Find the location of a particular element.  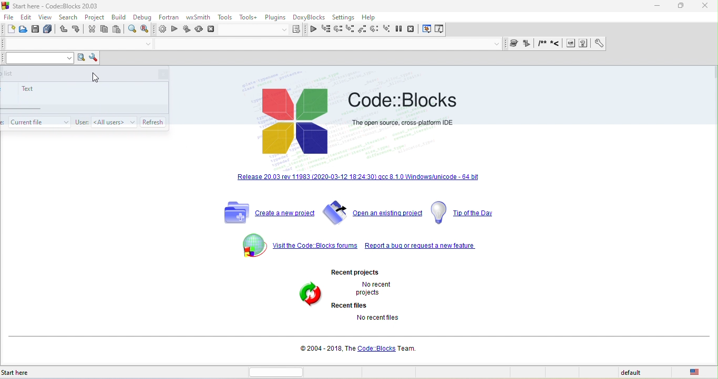

close is located at coordinates (704, 6).